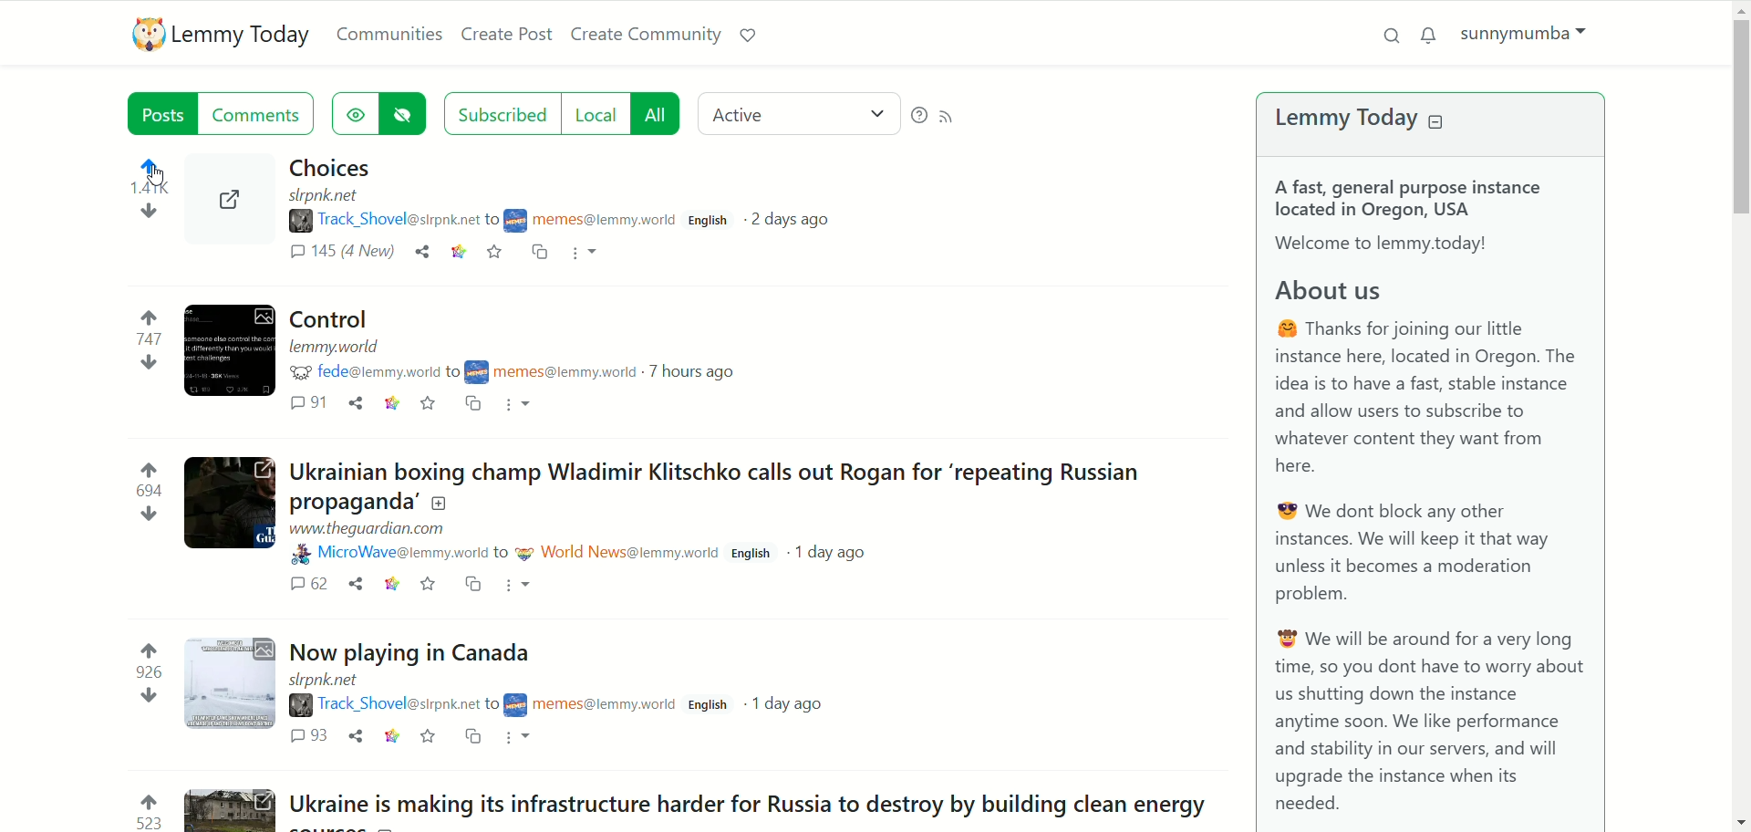 This screenshot has width=1751, height=832. I want to click on username, so click(378, 370).